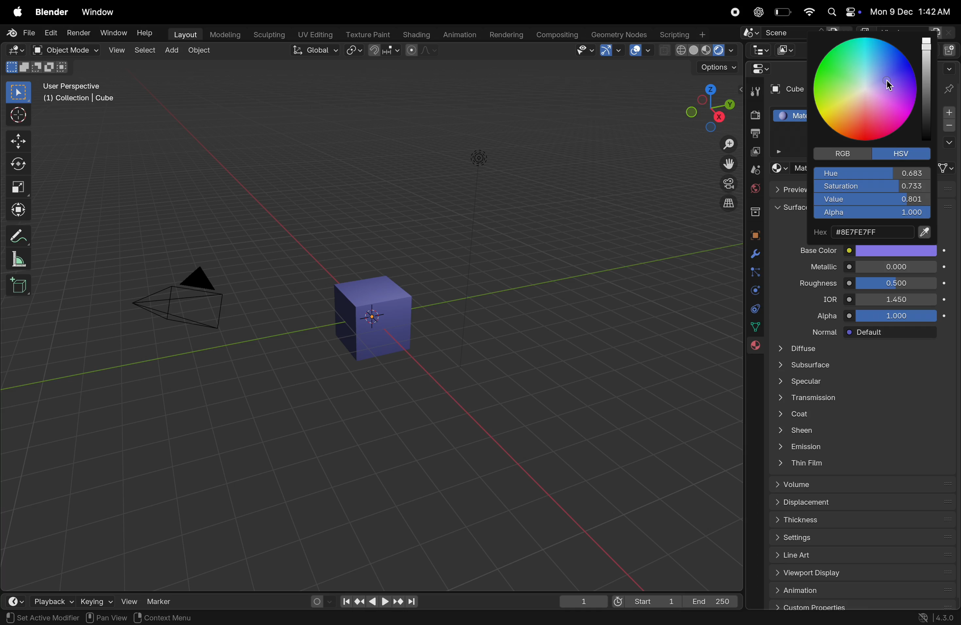 This screenshot has width=961, height=625. I want to click on select box, so click(18, 92).